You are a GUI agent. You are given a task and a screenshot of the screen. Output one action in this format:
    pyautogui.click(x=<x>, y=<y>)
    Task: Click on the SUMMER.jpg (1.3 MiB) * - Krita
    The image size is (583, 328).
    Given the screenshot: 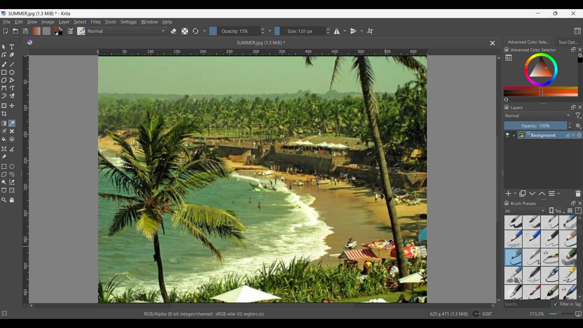 What is the action you would take?
    pyautogui.click(x=40, y=13)
    